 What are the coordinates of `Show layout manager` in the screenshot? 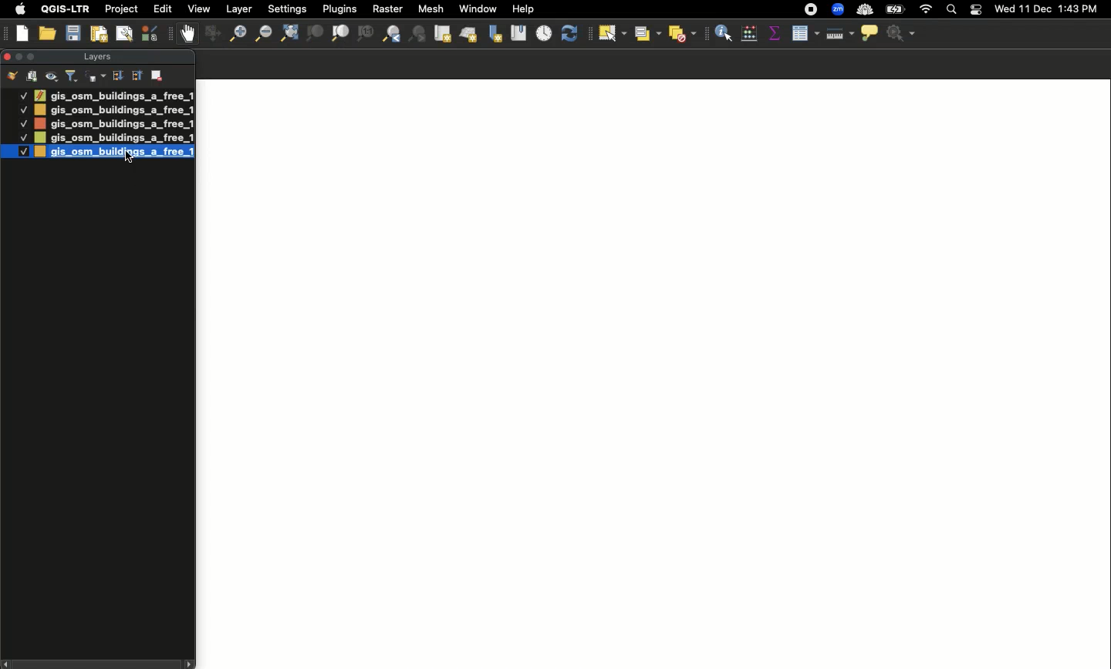 It's located at (123, 34).